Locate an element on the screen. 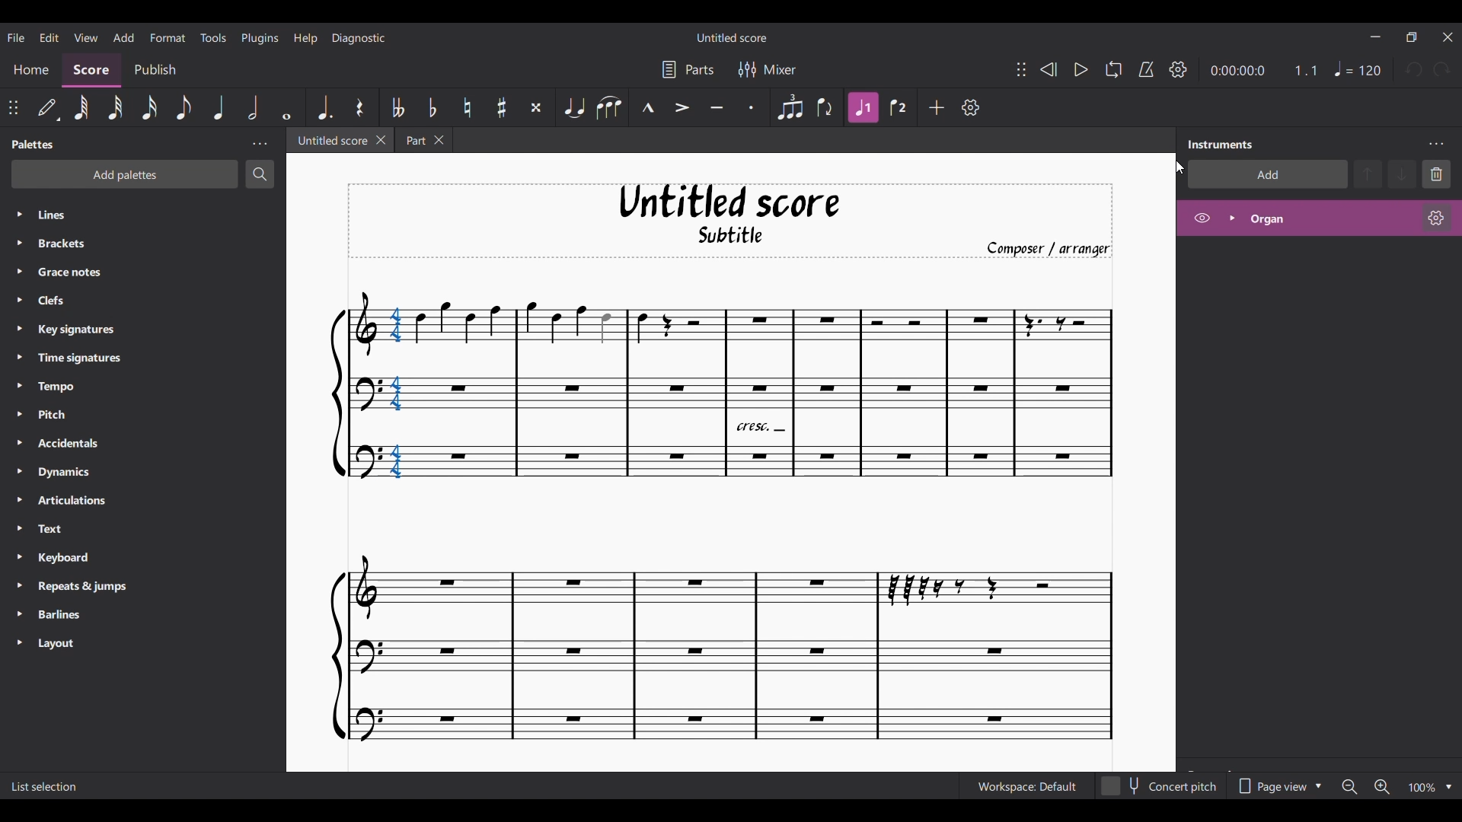 The width and height of the screenshot is (1462, 822). Customize toolbar is located at coordinates (971, 107).